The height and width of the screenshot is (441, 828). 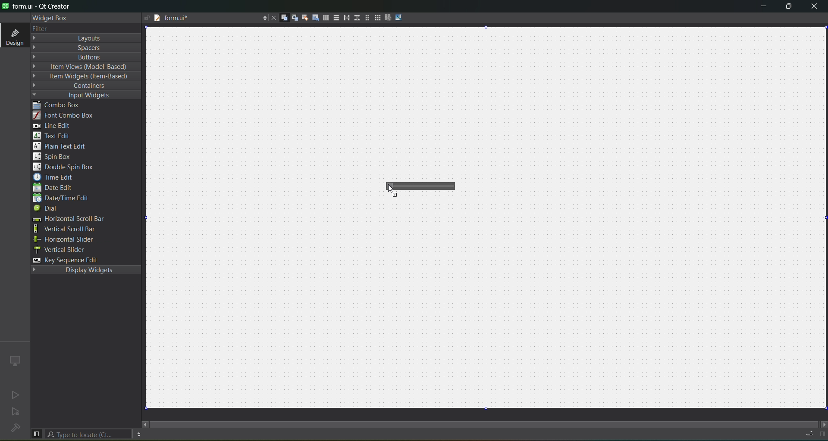 I want to click on option, so click(x=139, y=435).